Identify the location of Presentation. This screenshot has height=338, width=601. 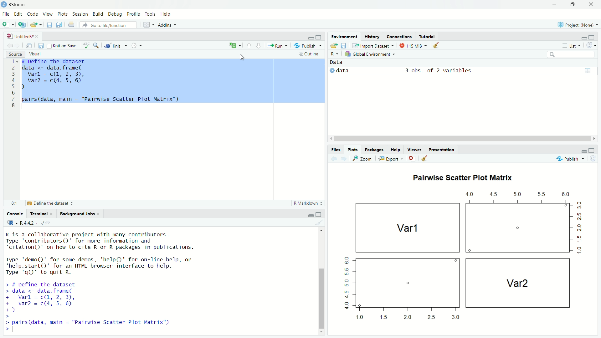
(442, 150).